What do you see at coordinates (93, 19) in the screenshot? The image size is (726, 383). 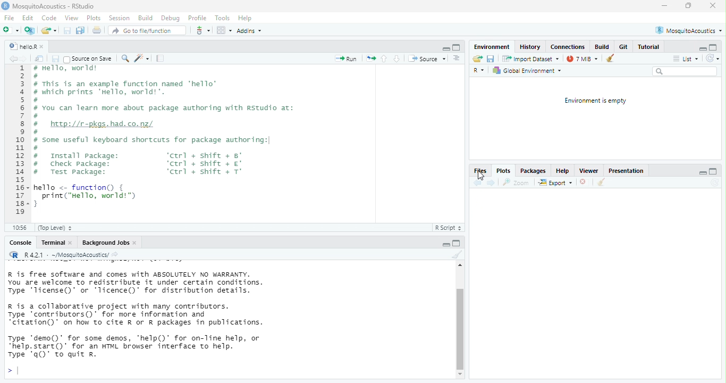 I see `Plots` at bounding box center [93, 19].